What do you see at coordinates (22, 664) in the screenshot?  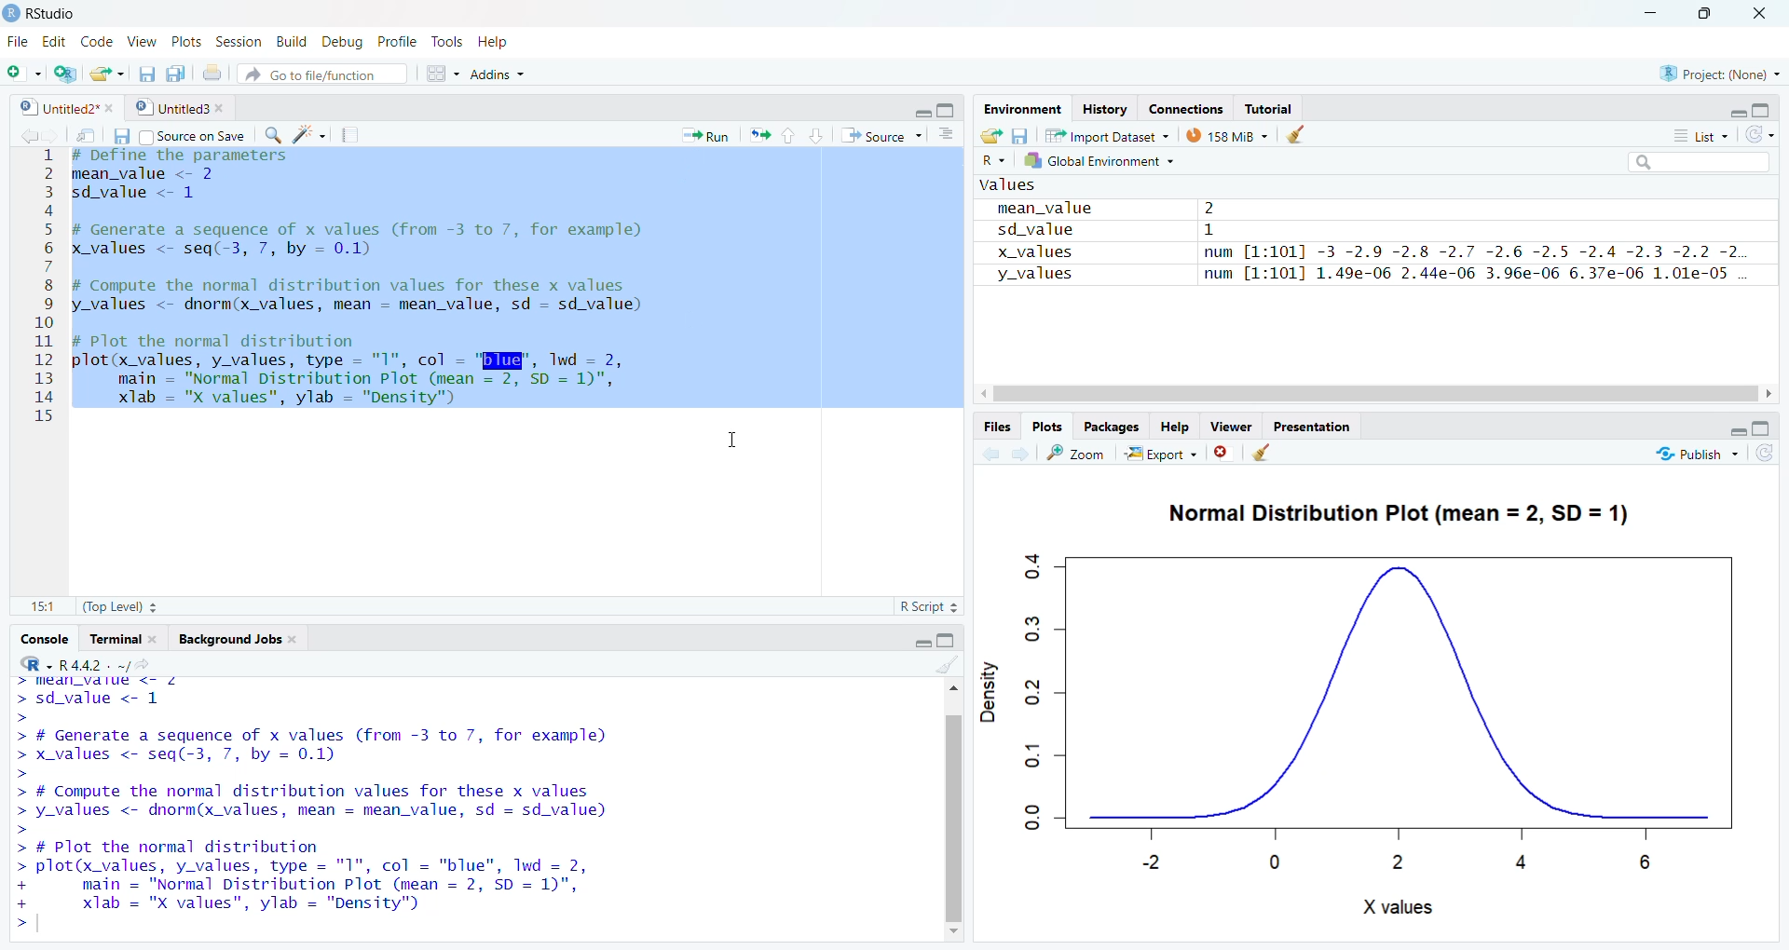 I see `Language` at bounding box center [22, 664].